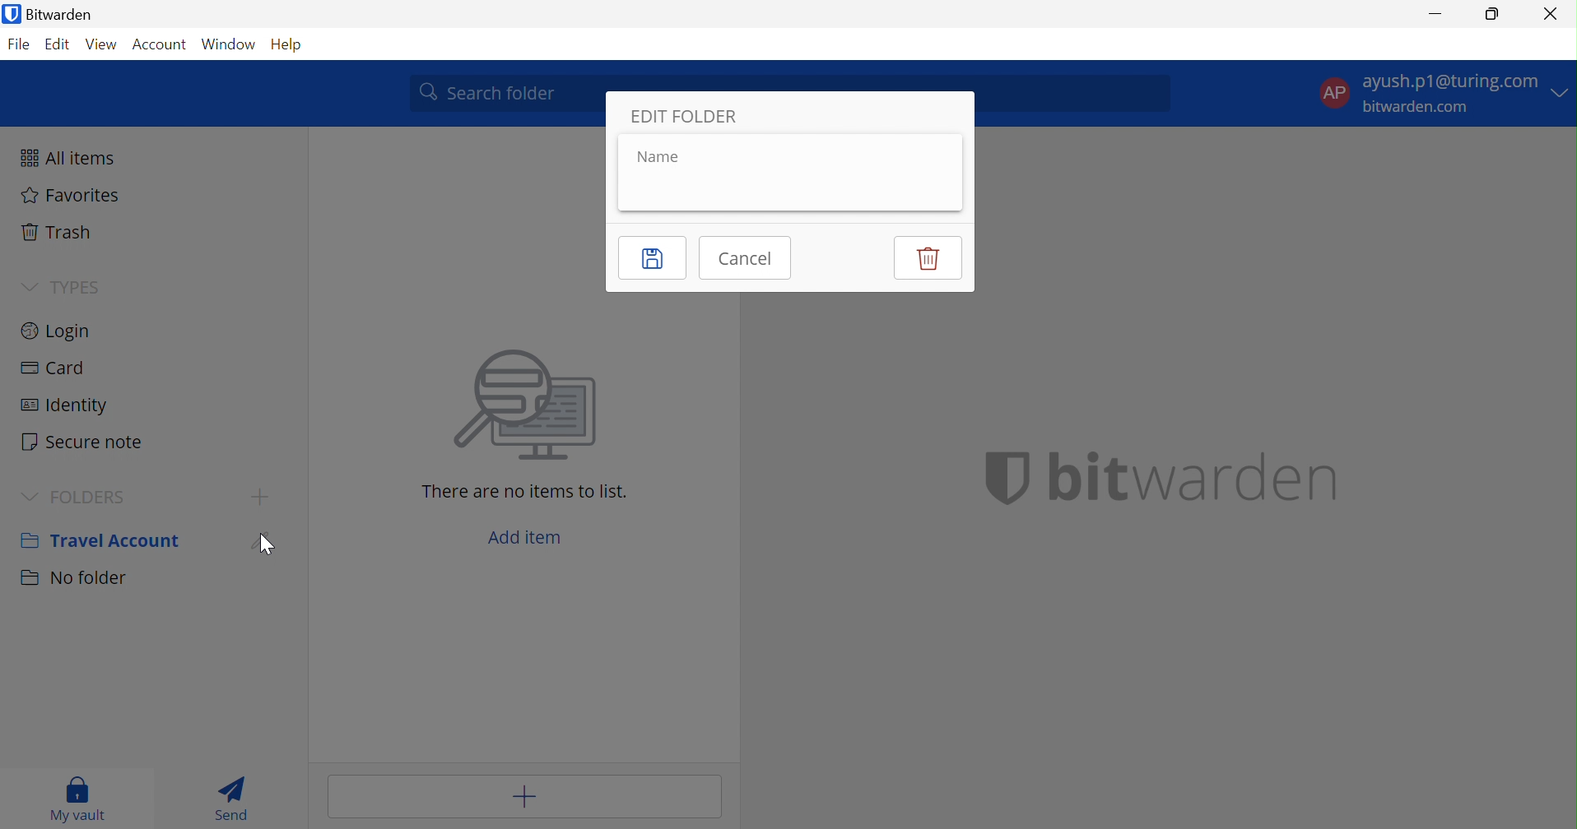  Describe the element at coordinates (523, 796) in the screenshot. I see `Add item` at that location.